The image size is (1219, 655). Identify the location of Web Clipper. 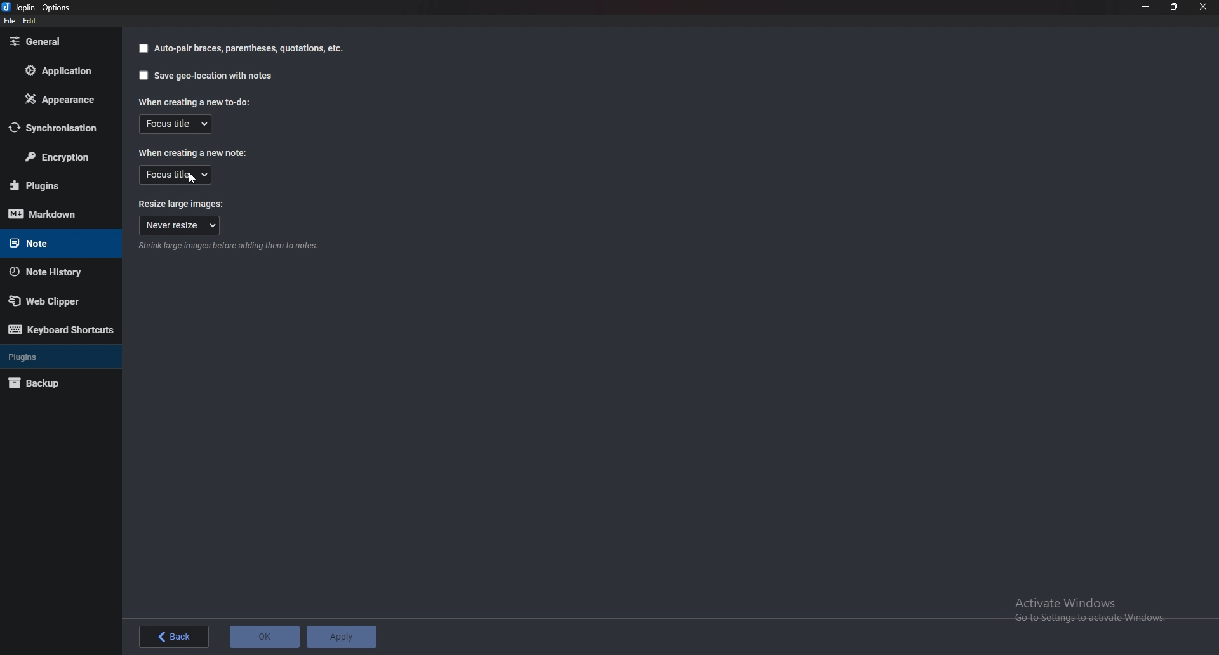
(52, 301).